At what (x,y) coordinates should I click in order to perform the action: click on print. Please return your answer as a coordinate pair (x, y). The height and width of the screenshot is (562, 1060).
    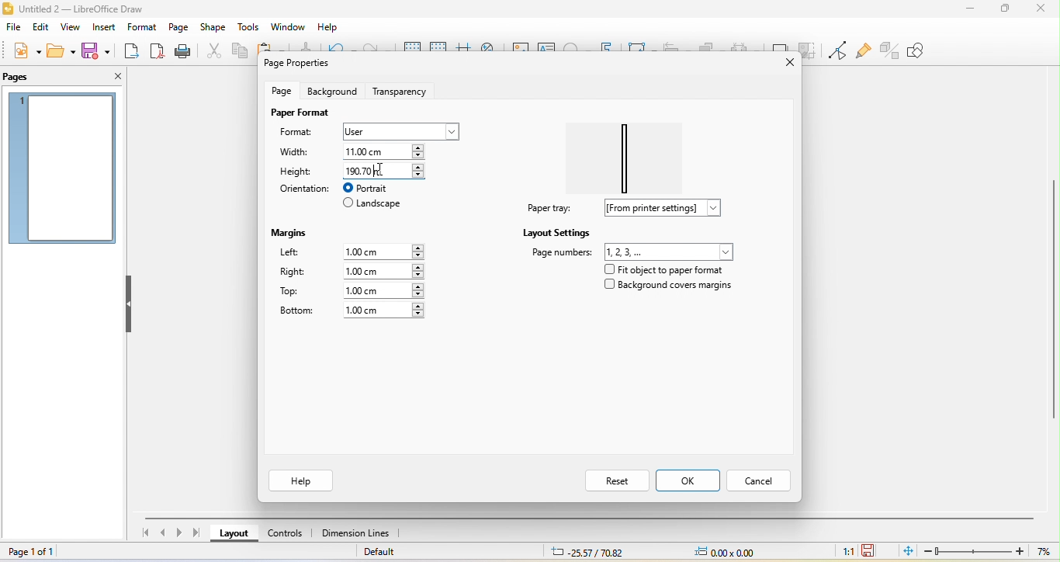
    Looking at the image, I should click on (182, 52).